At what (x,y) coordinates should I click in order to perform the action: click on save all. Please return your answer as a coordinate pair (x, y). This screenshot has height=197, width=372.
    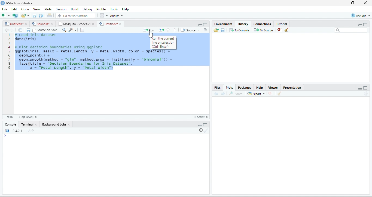
    Looking at the image, I should click on (41, 16).